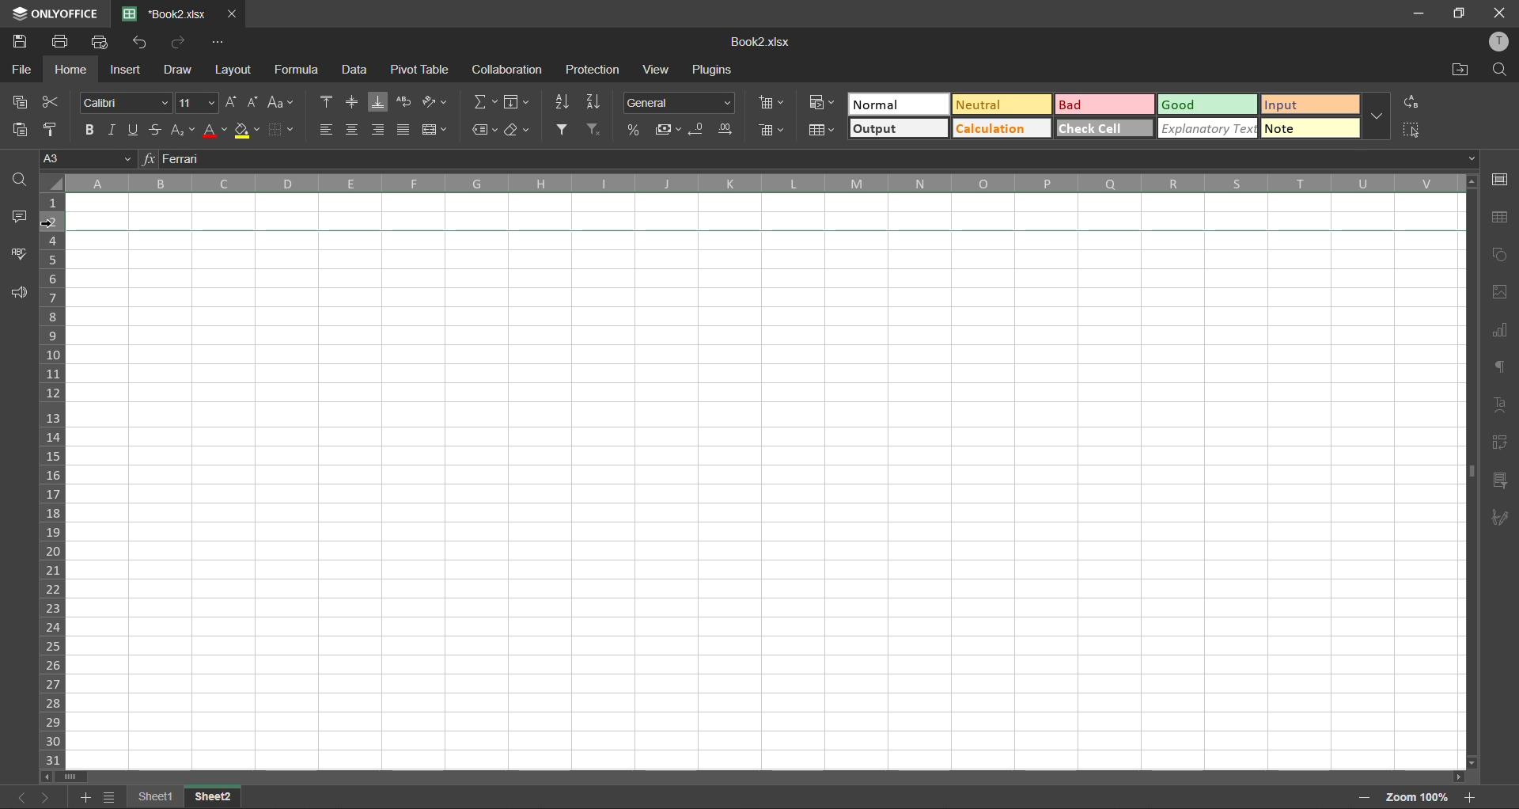  I want to click on merge and center, so click(436, 130).